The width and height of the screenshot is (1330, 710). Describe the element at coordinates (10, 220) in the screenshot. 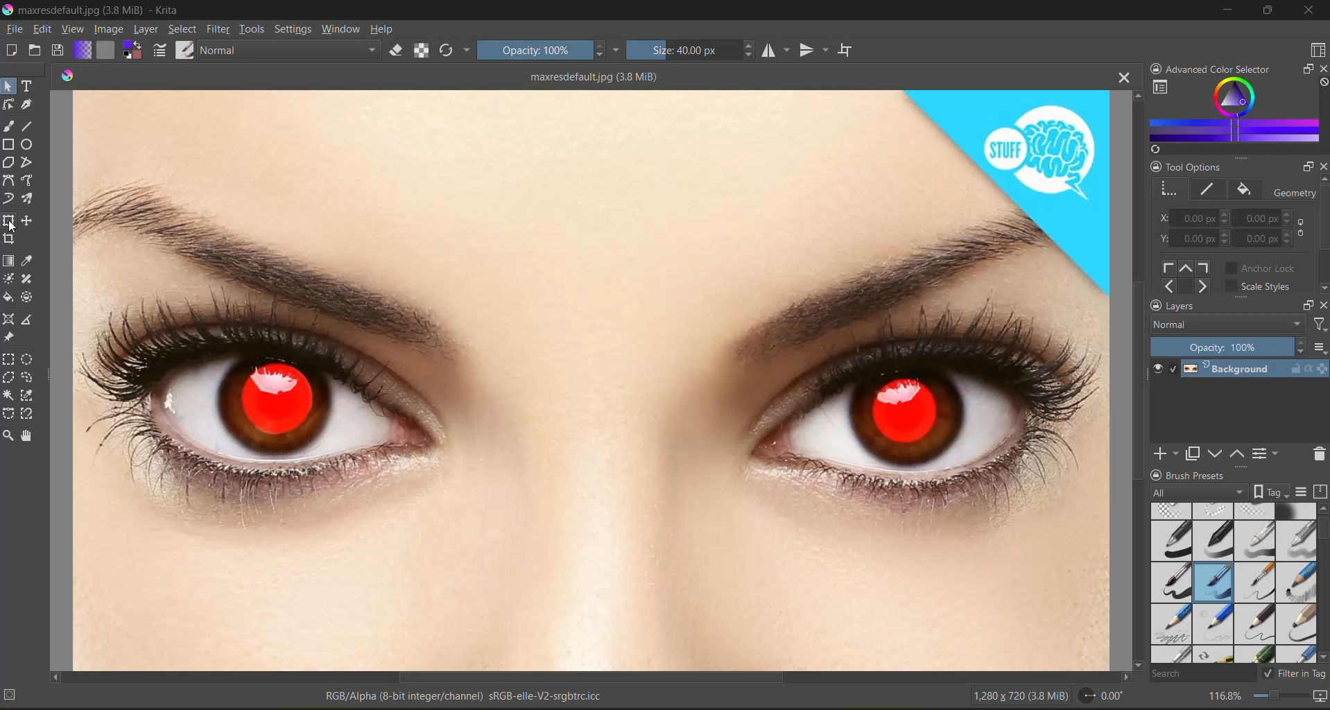

I see `tool` at that location.